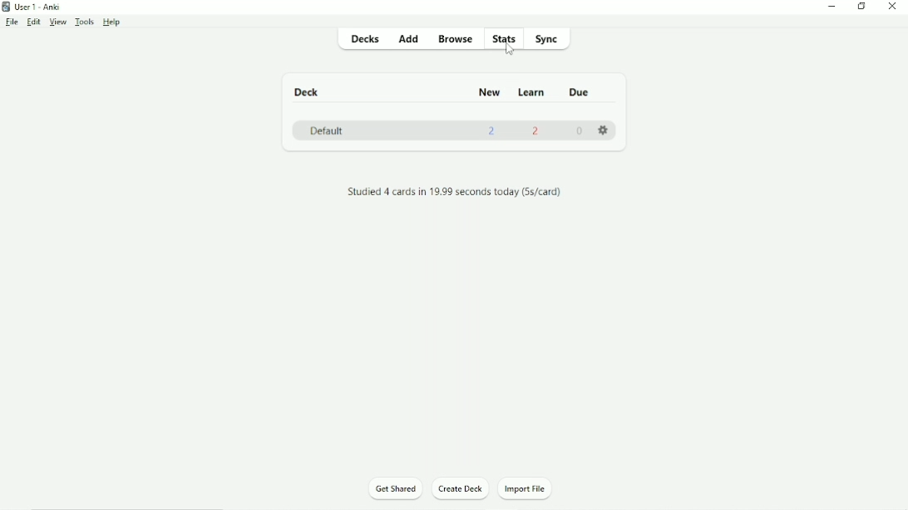 Image resolution: width=908 pixels, height=510 pixels. Describe the element at coordinates (410, 39) in the screenshot. I see `Add` at that location.